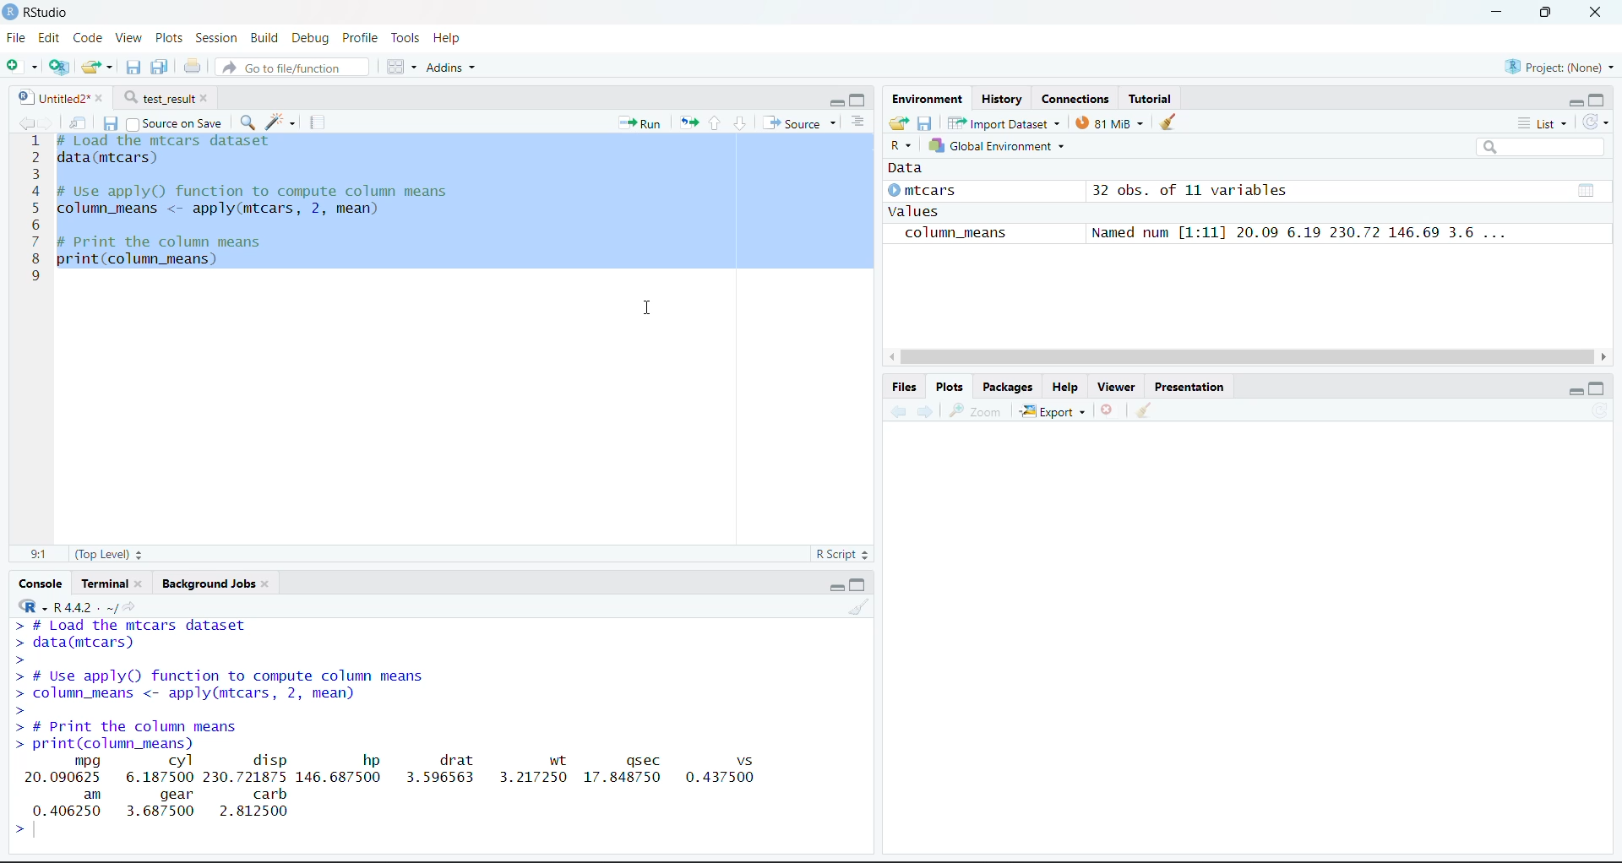  What do you see at coordinates (46, 36) in the screenshot?
I see `Edit` at bounding box center [46, 36].